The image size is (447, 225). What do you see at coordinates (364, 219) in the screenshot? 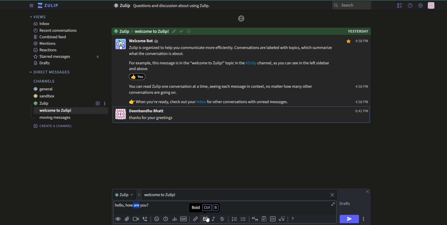
I see `options` at bounding box center [364, 219].